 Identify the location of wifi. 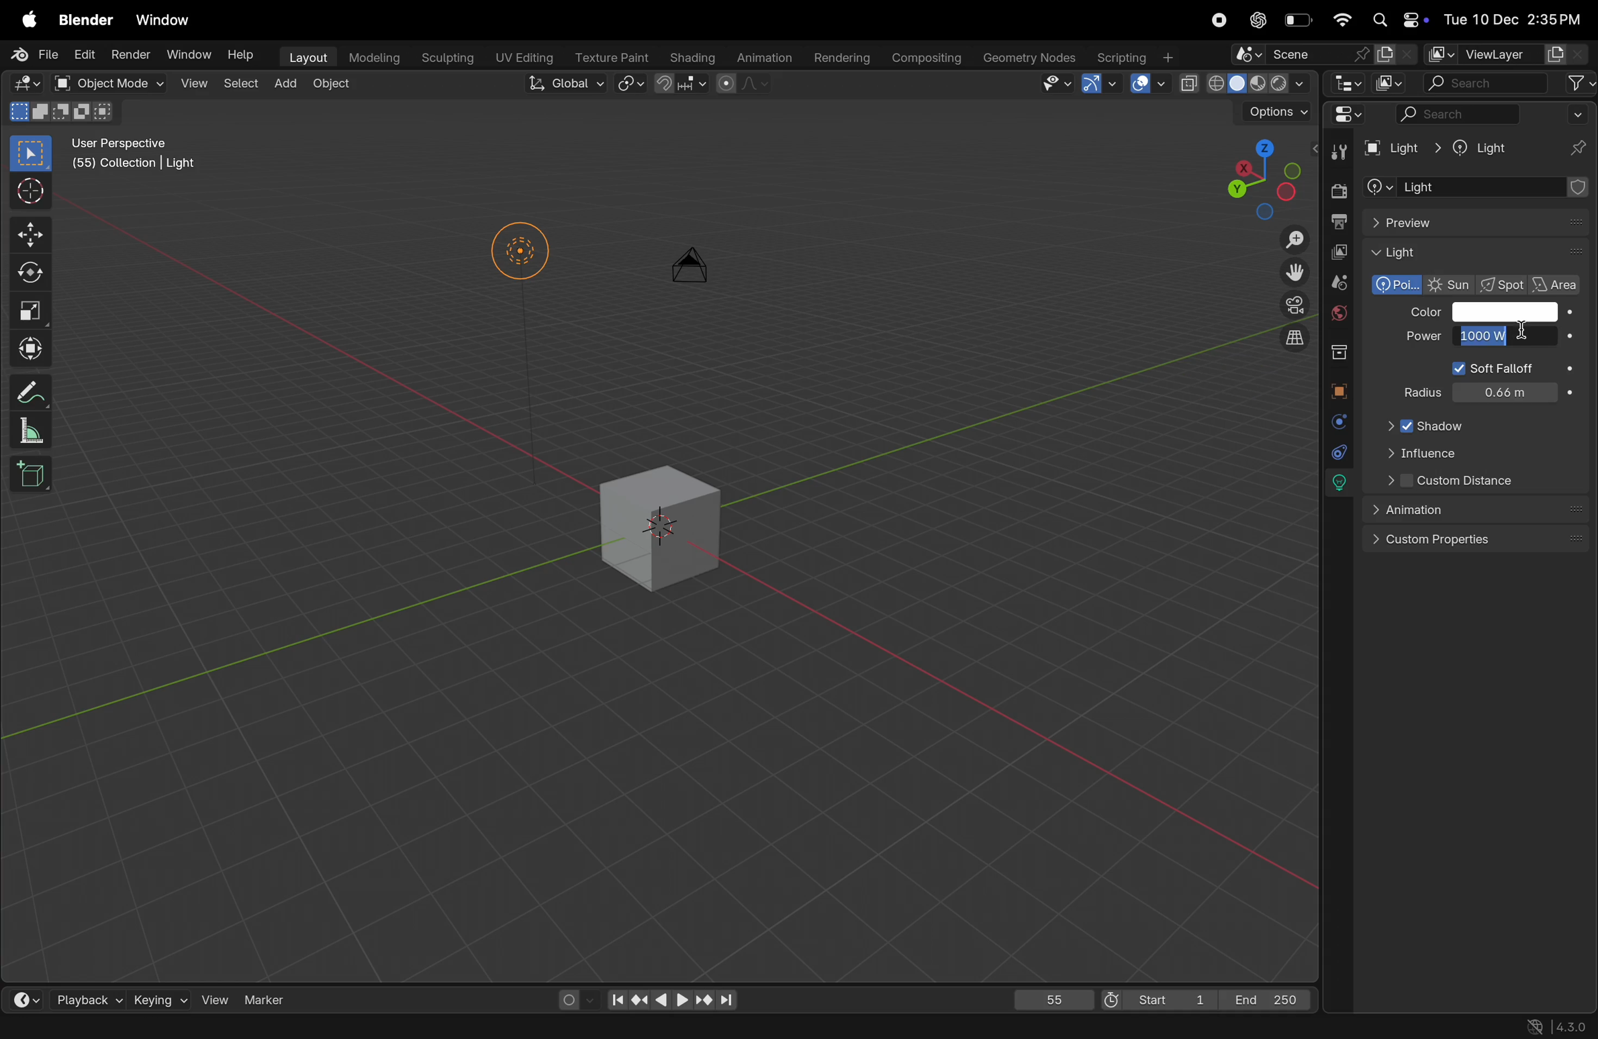
(1339, 18).